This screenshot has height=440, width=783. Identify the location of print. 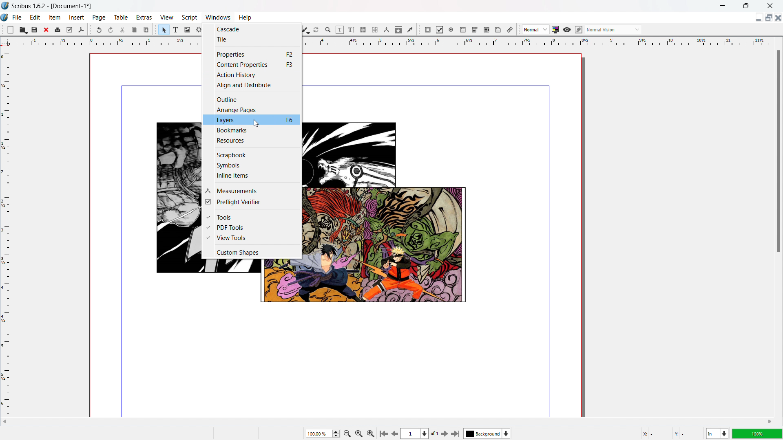
(58, 30).